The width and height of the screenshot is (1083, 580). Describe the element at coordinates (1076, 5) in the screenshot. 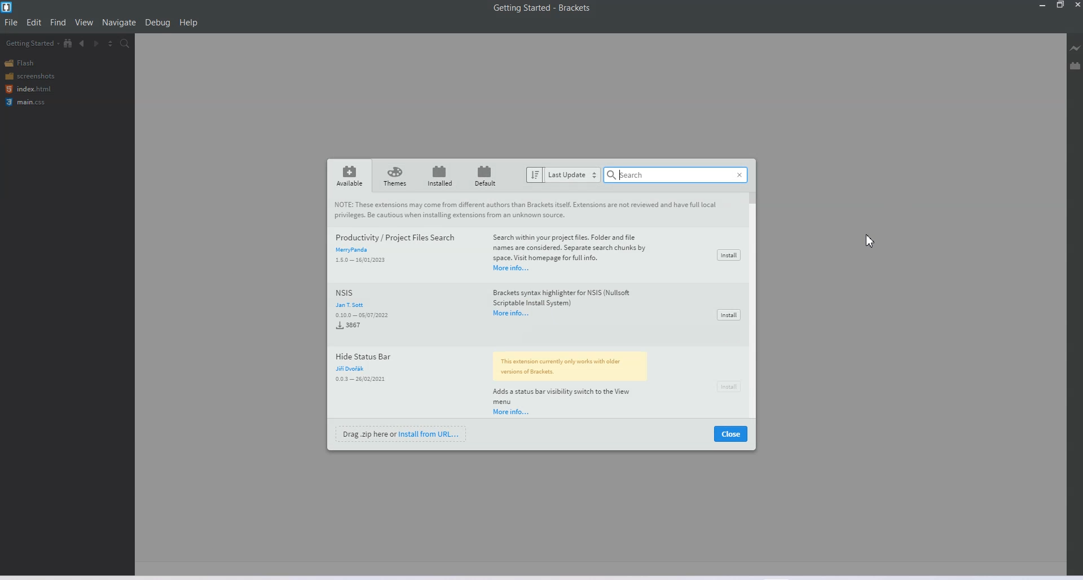

I see `Close` at that location.